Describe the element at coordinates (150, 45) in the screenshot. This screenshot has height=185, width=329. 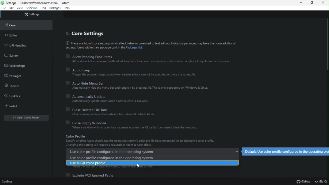
I see `text` at that location.